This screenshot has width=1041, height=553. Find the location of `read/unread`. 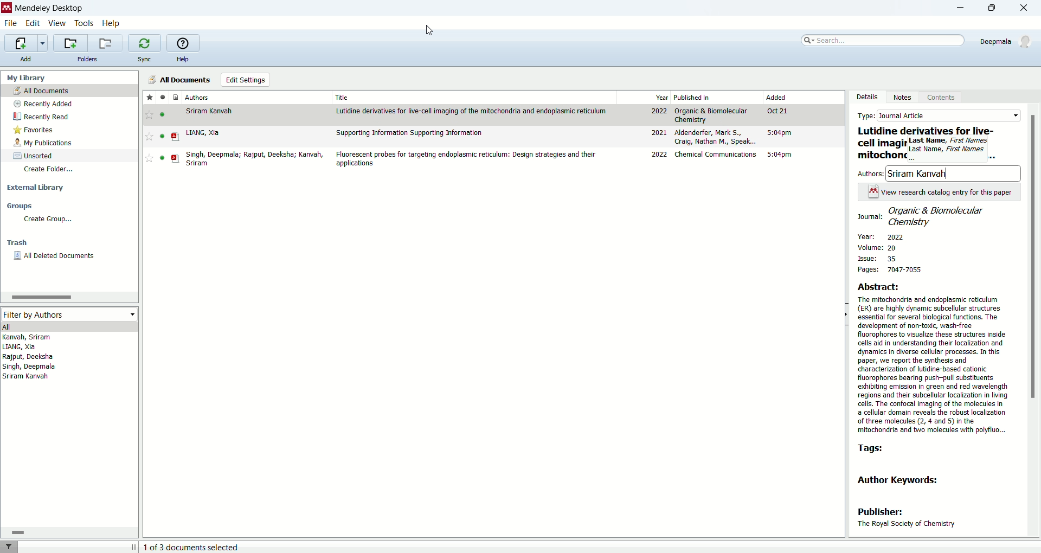

read/unread is located at coordinates (165, 136).